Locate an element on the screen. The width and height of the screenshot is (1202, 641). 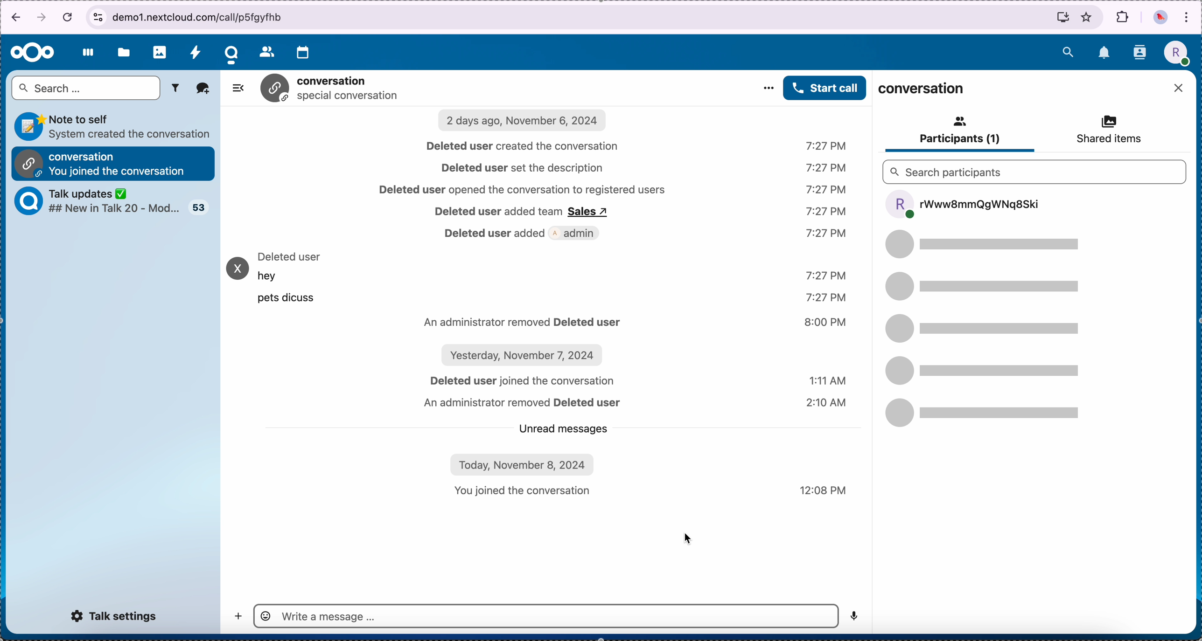
info is located at coordinates (498, 214).